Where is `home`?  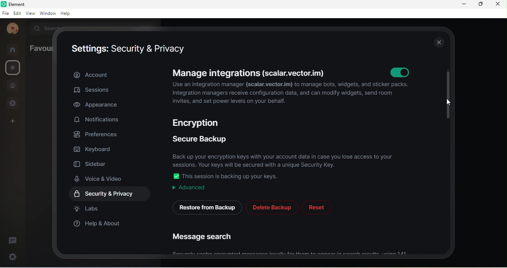 home is located at coordinates (15, 50).